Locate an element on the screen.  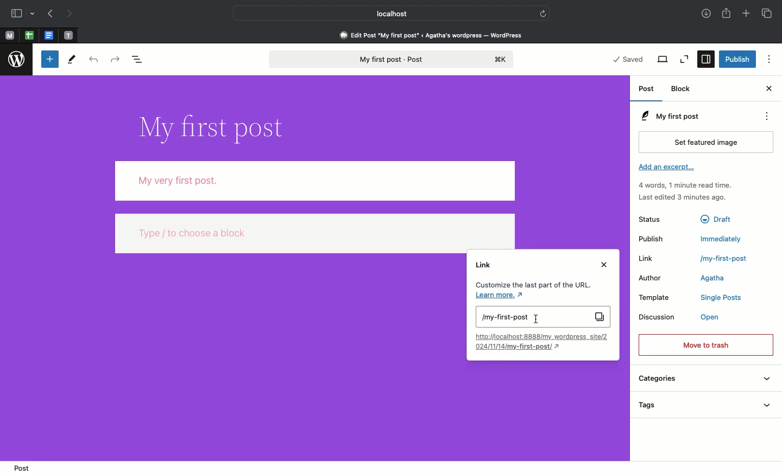
Tools is located at coordinates (73, 60).